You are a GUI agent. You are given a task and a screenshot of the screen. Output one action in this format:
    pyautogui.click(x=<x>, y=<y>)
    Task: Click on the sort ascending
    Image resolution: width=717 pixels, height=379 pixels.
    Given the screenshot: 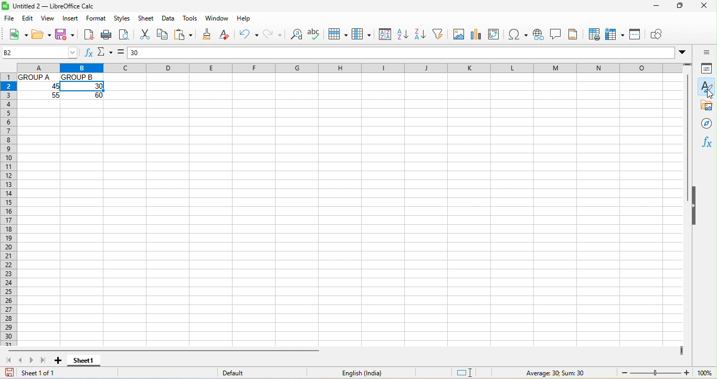 What is the action you would take?
    pyautogui.click(x=404, y=35)
    